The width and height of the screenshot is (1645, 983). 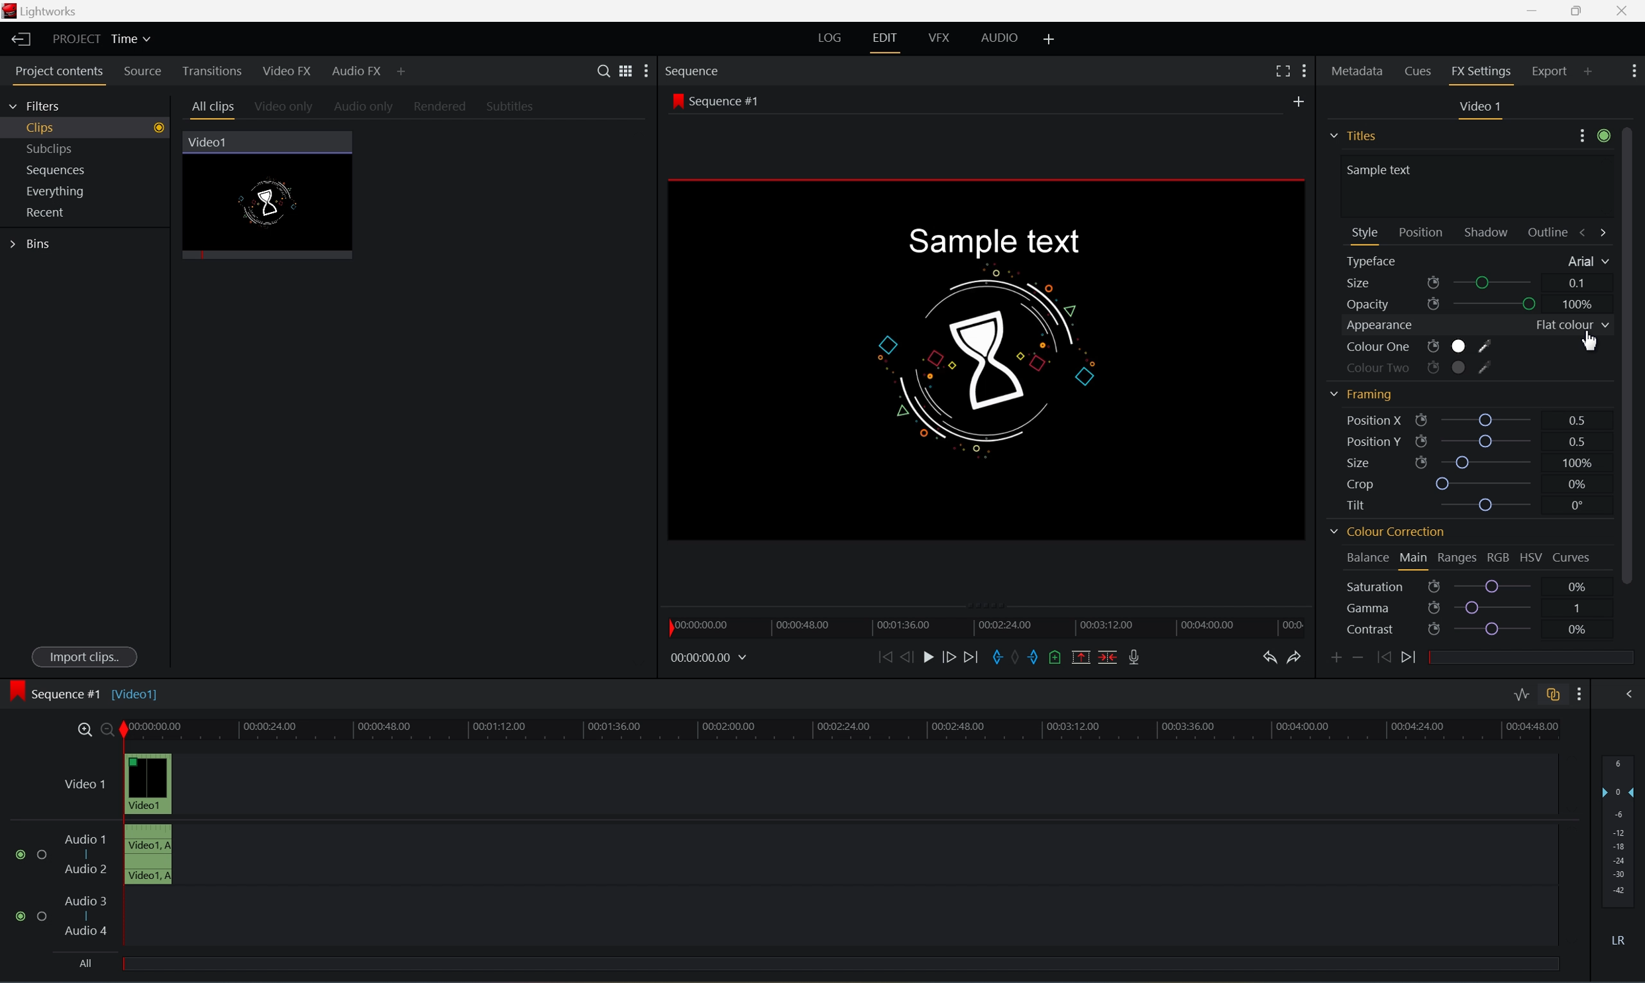 I want to click on PROJECT, so click(x=78, y=39).